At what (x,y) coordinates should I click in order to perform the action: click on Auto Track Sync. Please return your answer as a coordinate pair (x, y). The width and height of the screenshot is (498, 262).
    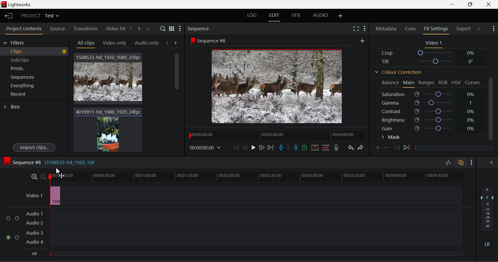
    Looking at the image, I should click on (461, 163).